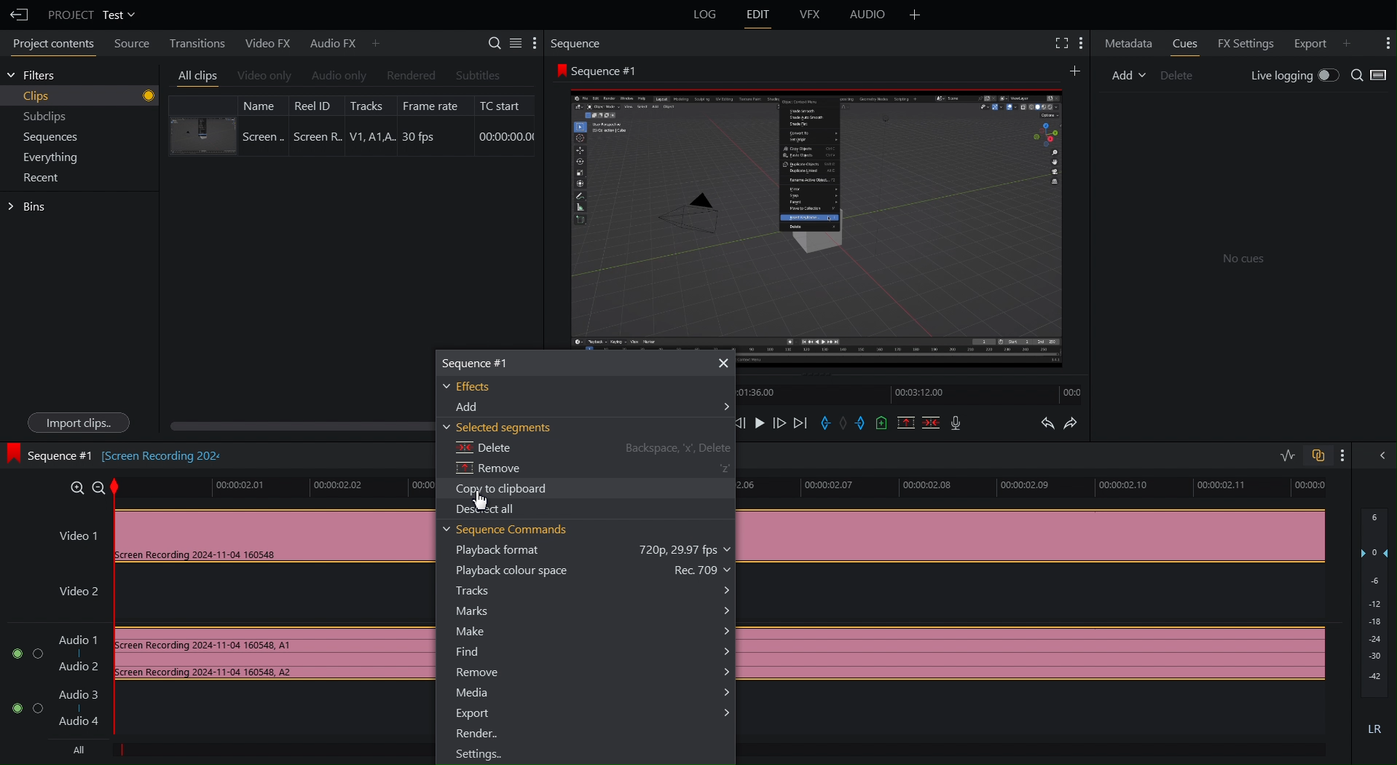 The width and height of the screenshot is (1397, 765). I want to click on Toggle Audio Editing, so click(1283, 453).